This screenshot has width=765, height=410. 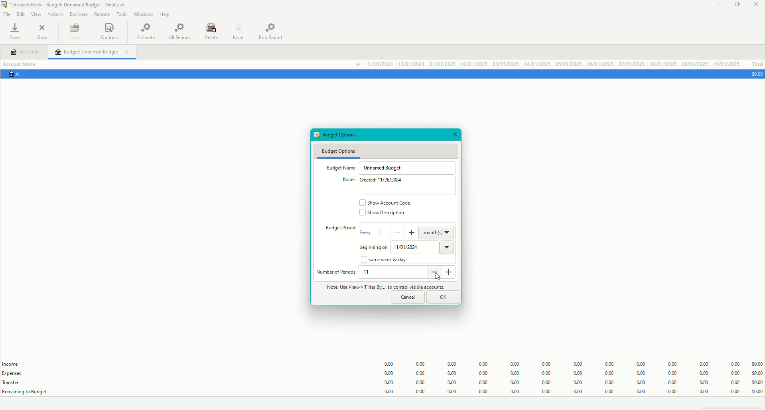 I want to click on decrease, so click(x=398, y=232).